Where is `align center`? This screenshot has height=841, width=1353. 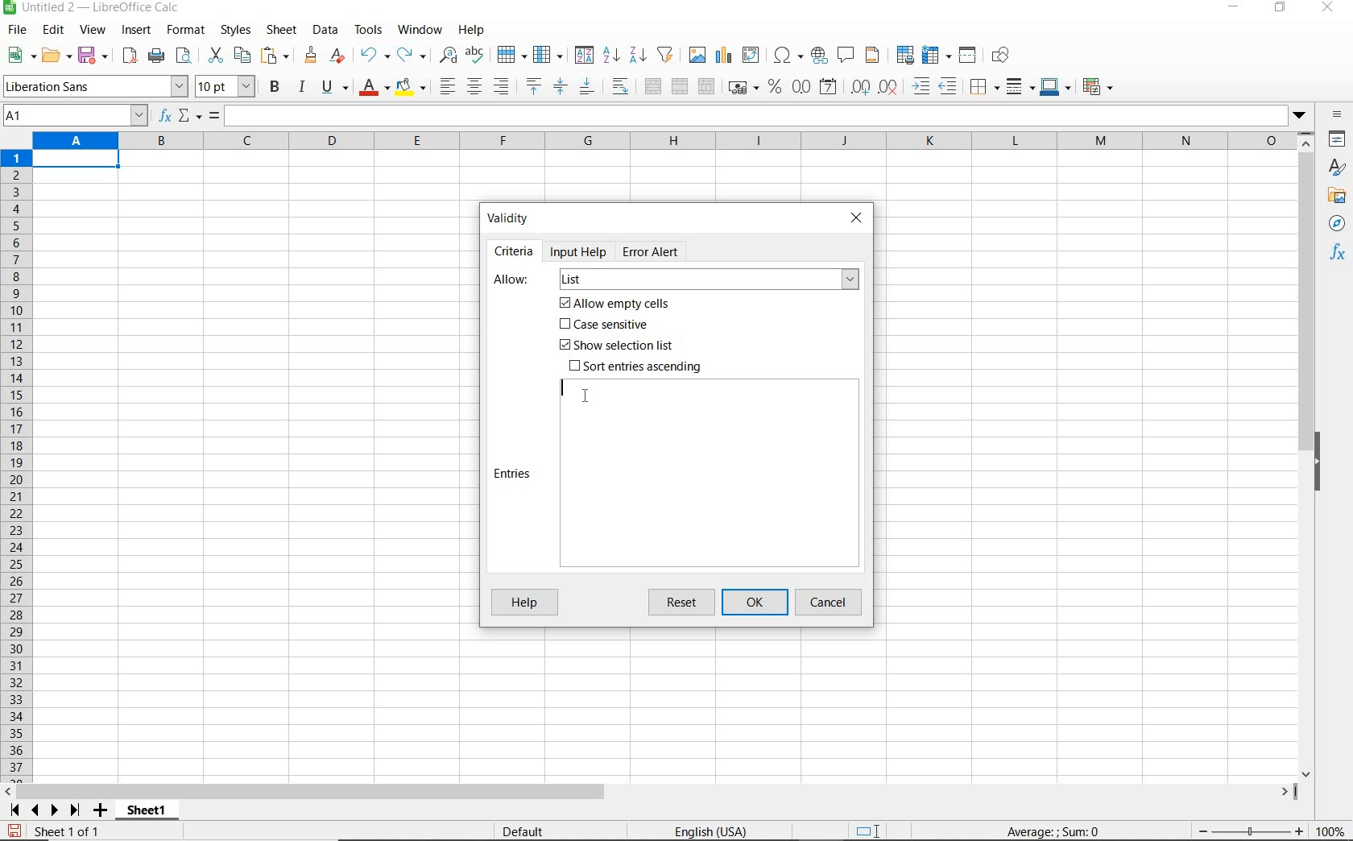
align center is located at coordinates (474, 87).